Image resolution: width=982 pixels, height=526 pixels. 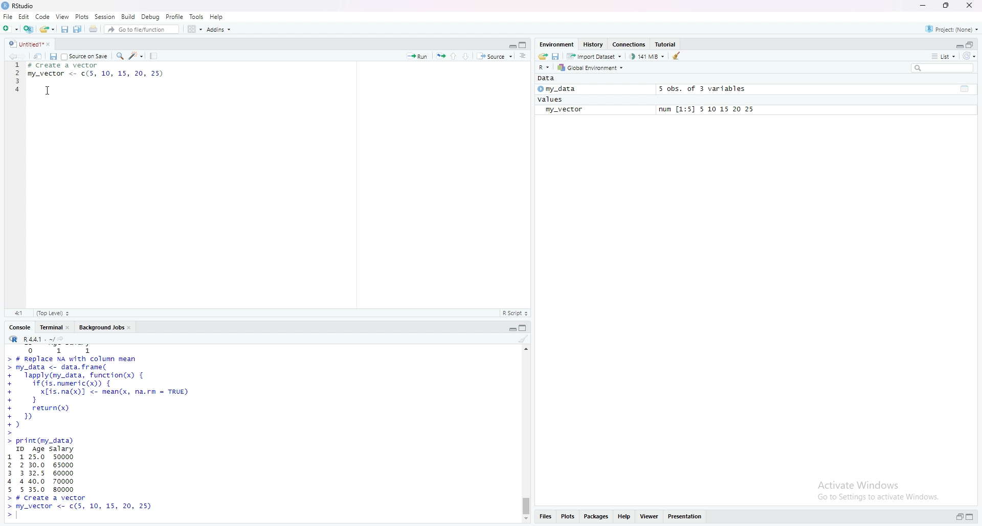 I want to click on view the current working directory, so click(x=64, y=339).